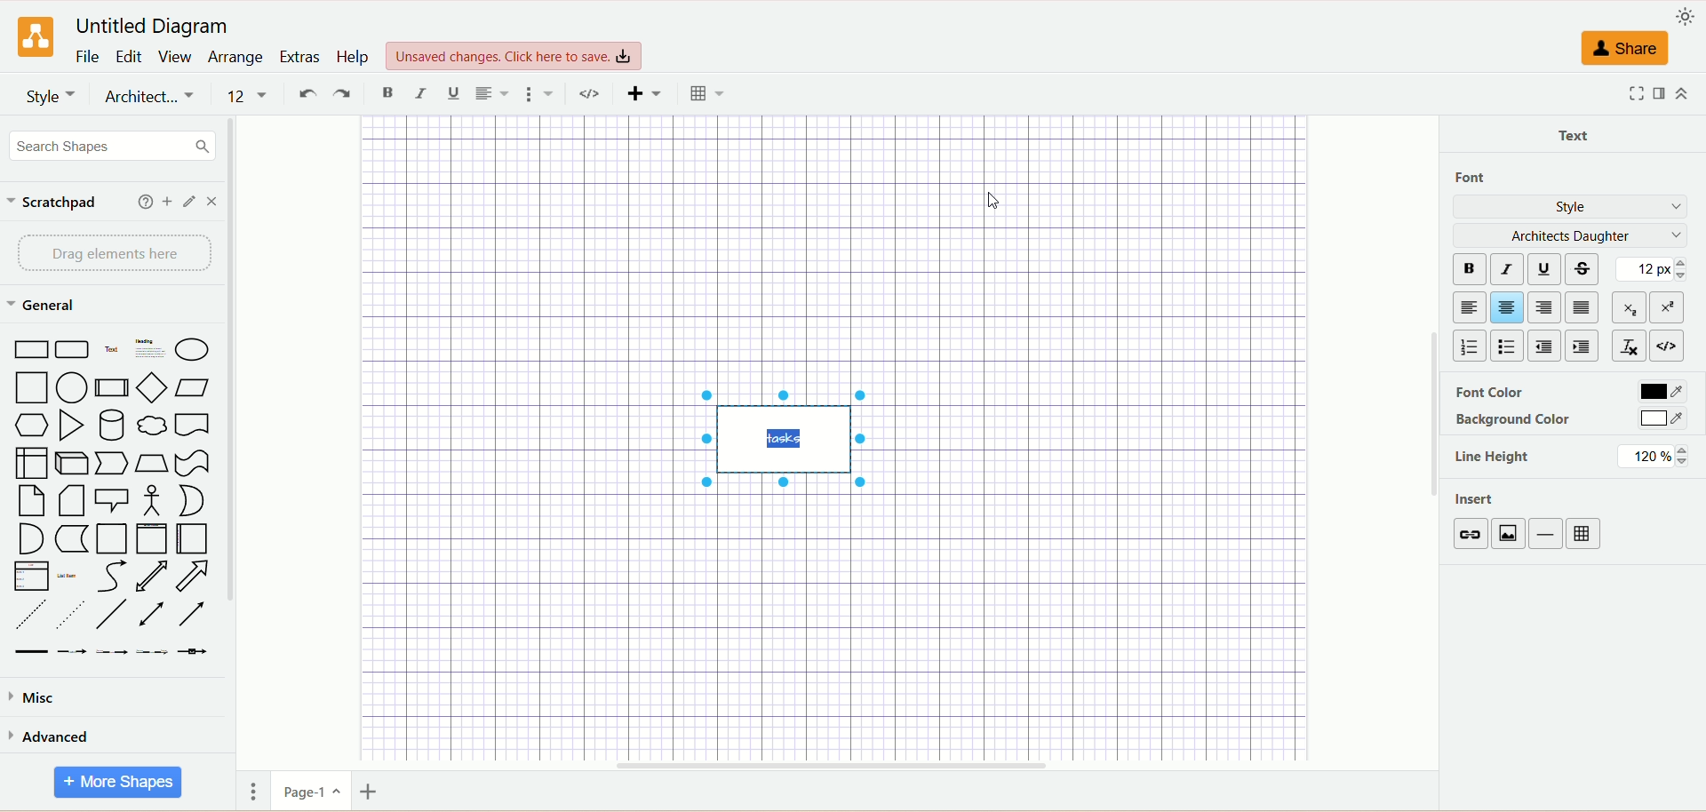  What do you see at coordinates (150, 350) in the screenshot?
I see `Heading with Text` at bounding box center [150, 350].